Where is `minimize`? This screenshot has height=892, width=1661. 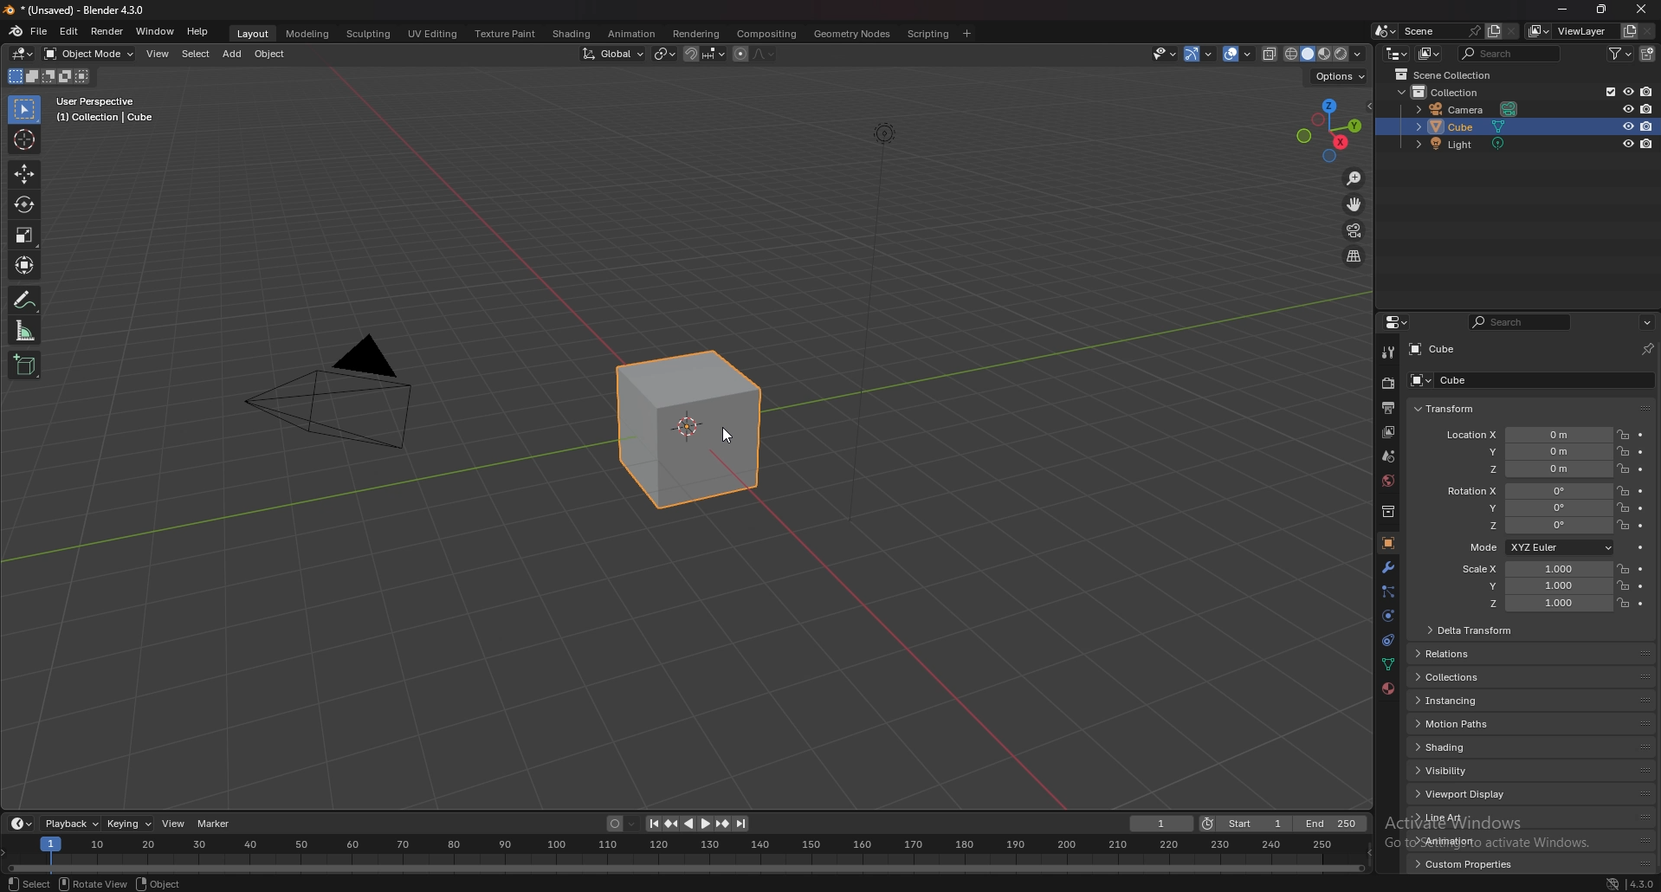 minimize is located at coordinates (1562, 10).